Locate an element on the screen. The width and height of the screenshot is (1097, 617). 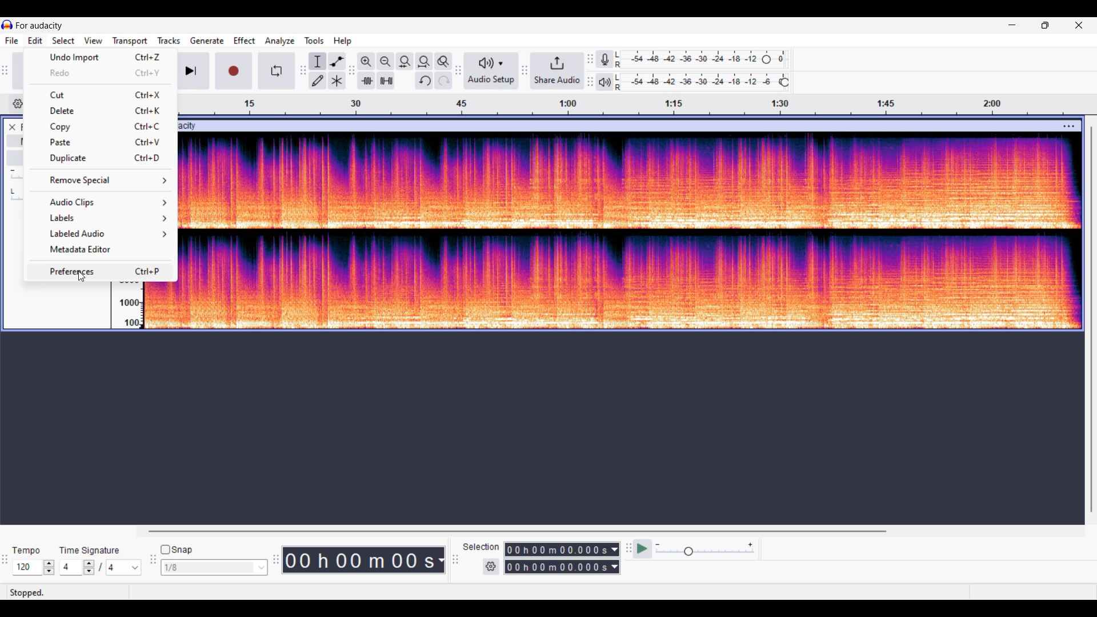
Multi tool is located at coordinates (337, 81).